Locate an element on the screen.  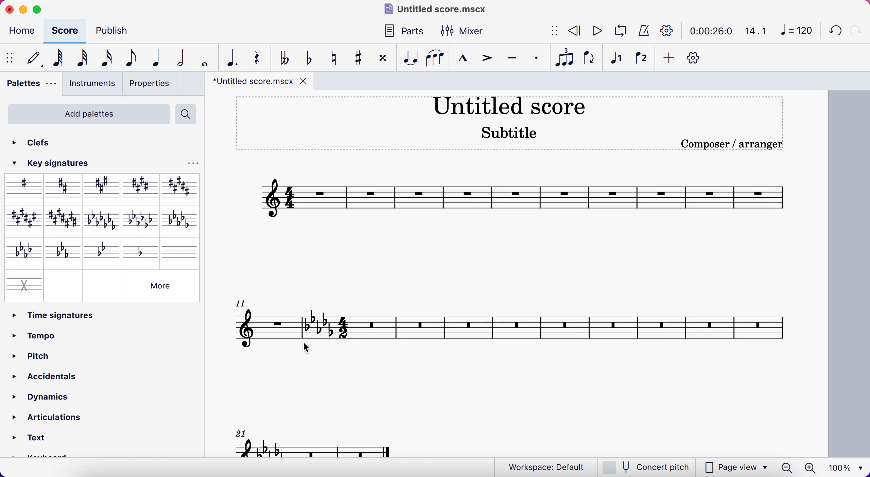
rest is located at coordinates (260, 56).